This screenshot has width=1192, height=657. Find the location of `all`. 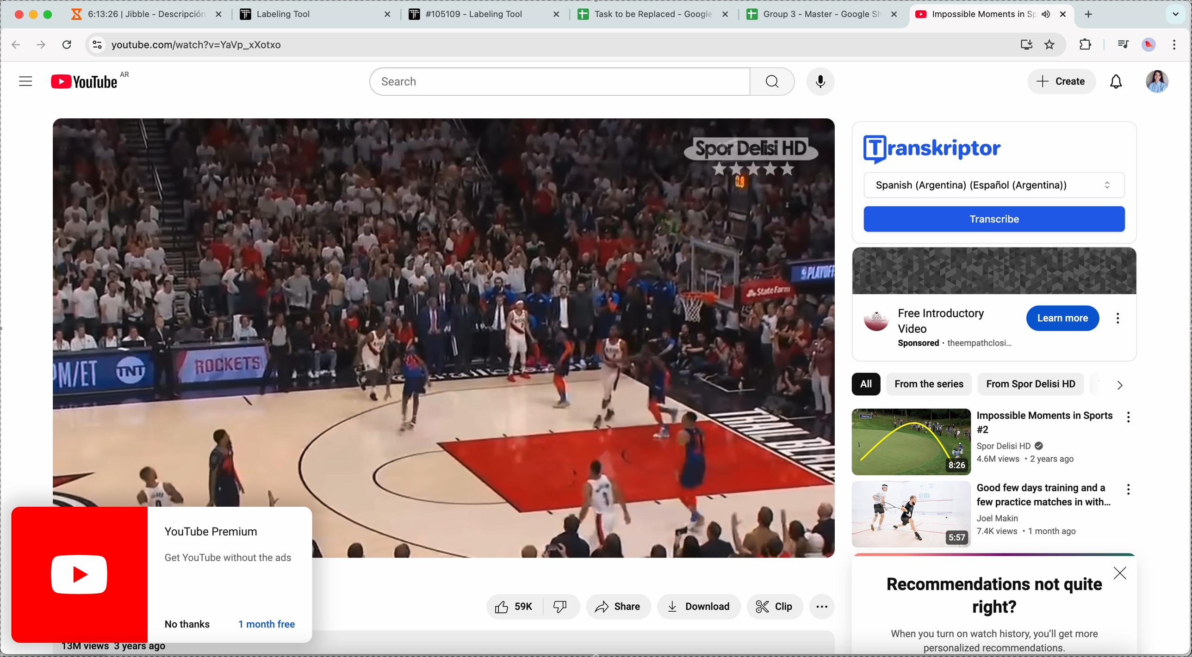

all is located at coordinates (865, 384).